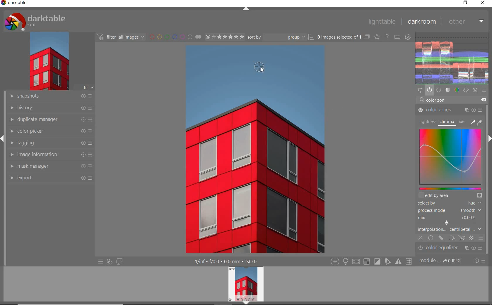 The image size is (492, 305). I want to click on show global preferences, so click(408, 37).